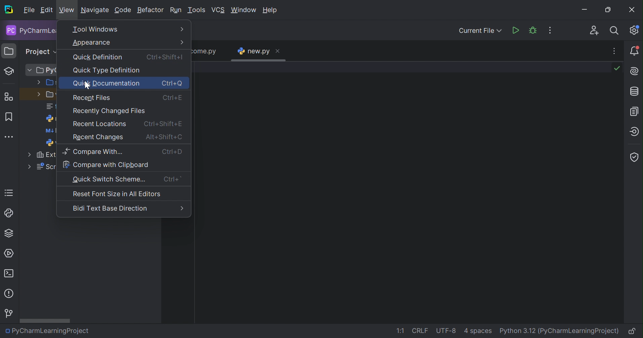  I want to click on new.py, so click(254, 51).